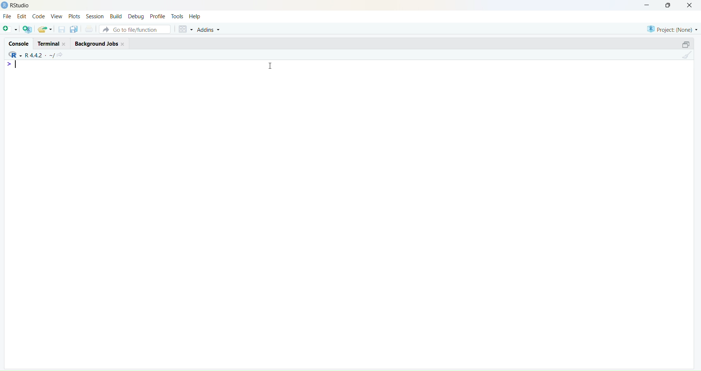 This screenshot has width=701, height=371. What do you see at coordinates (135, 30) in the screenshot?
I see `go to file/function` at bounding box center [135, 30].